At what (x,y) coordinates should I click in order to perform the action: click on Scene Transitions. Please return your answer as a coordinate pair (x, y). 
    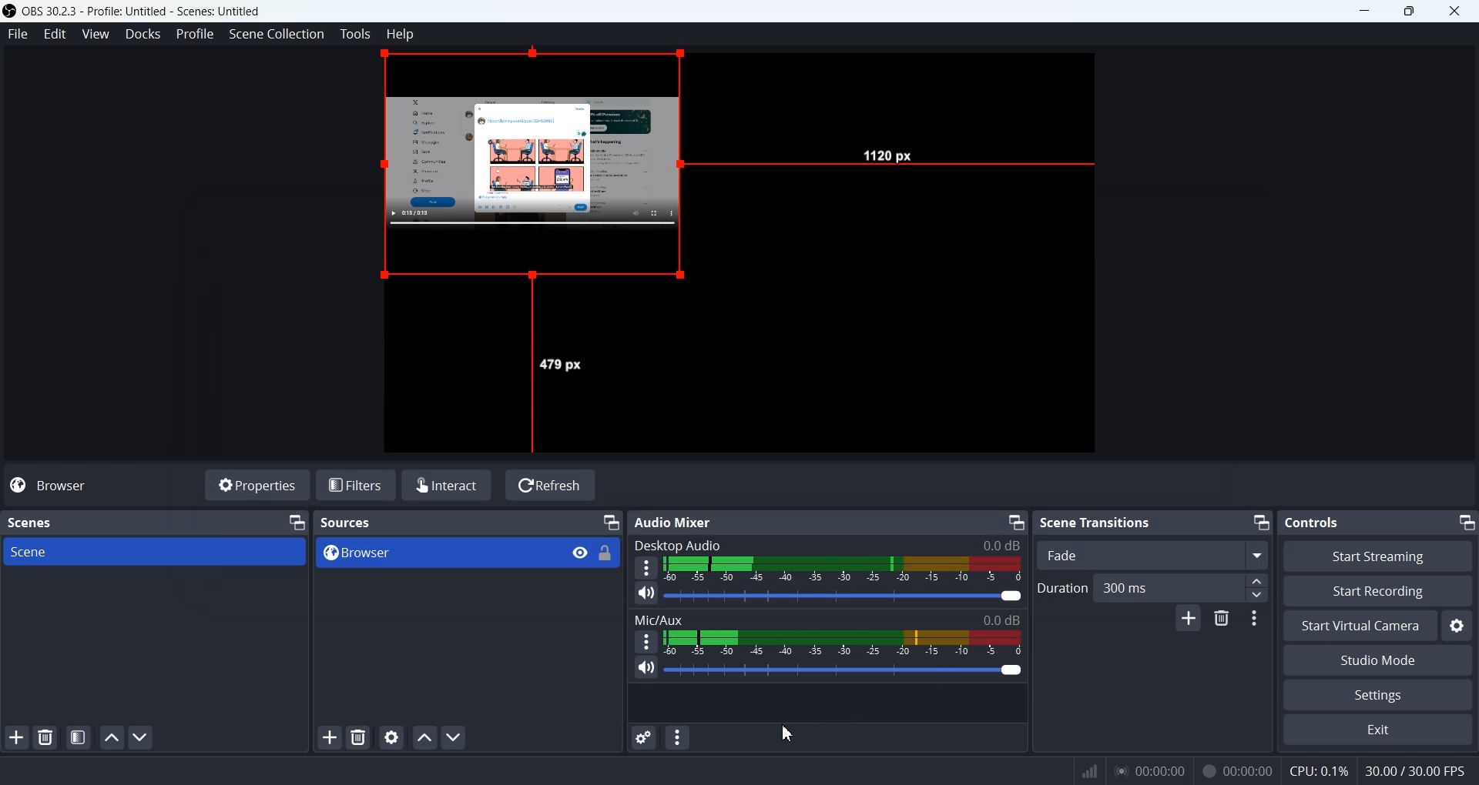
    Looking at the image, I should click on (1097, 522).